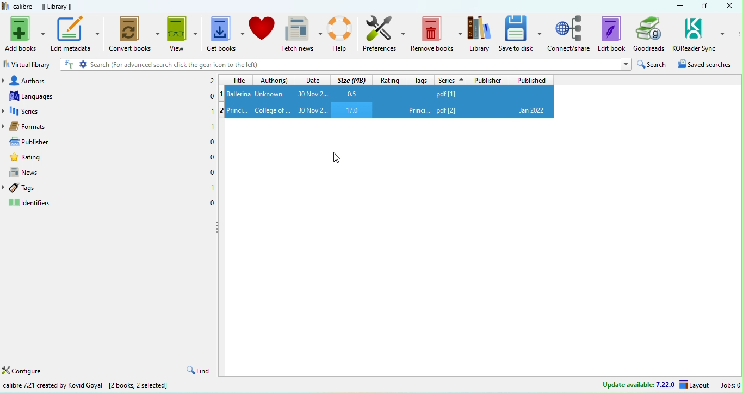 The image size is (743, 393). Describe the element at coordinates (530, 79) in the screenshot. I see `published` at that location.